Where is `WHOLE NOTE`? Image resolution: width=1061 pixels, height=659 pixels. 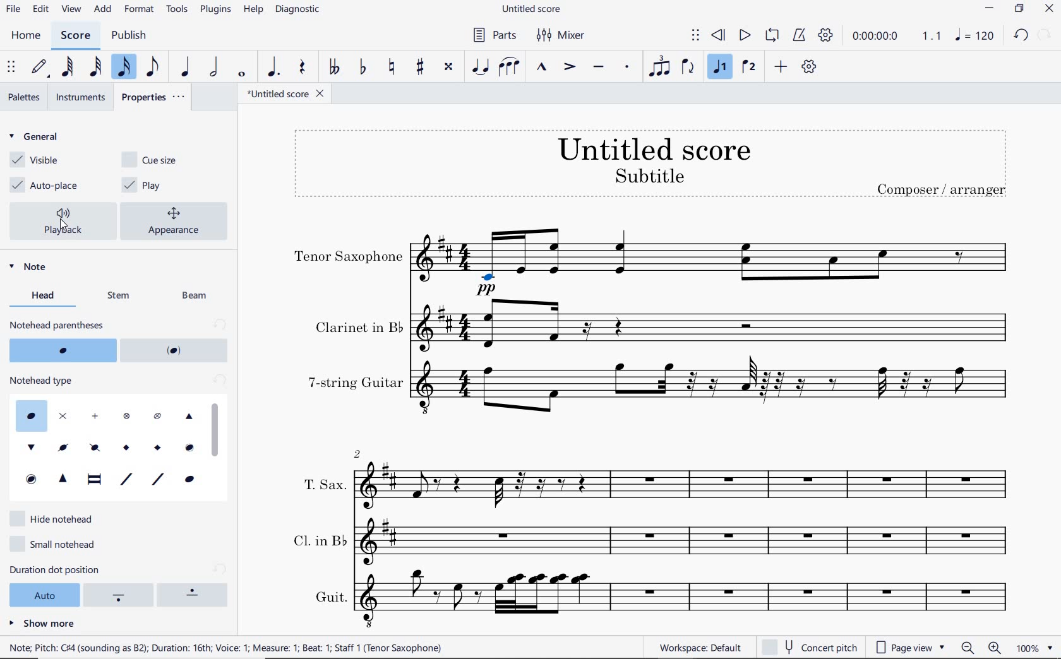 WHOLE NOTE is located at coordinates (244, 73).